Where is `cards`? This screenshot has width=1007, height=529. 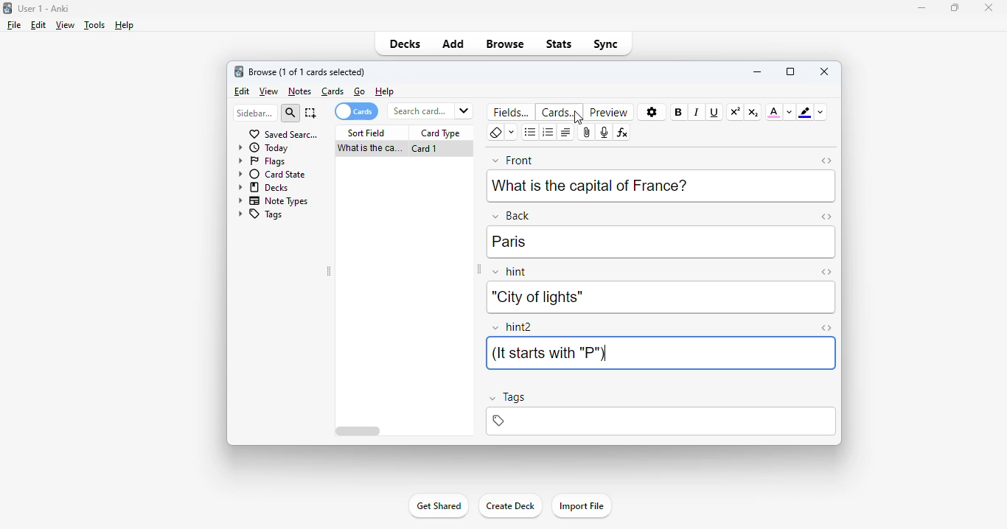
cards is located at coordinates (355, 111).